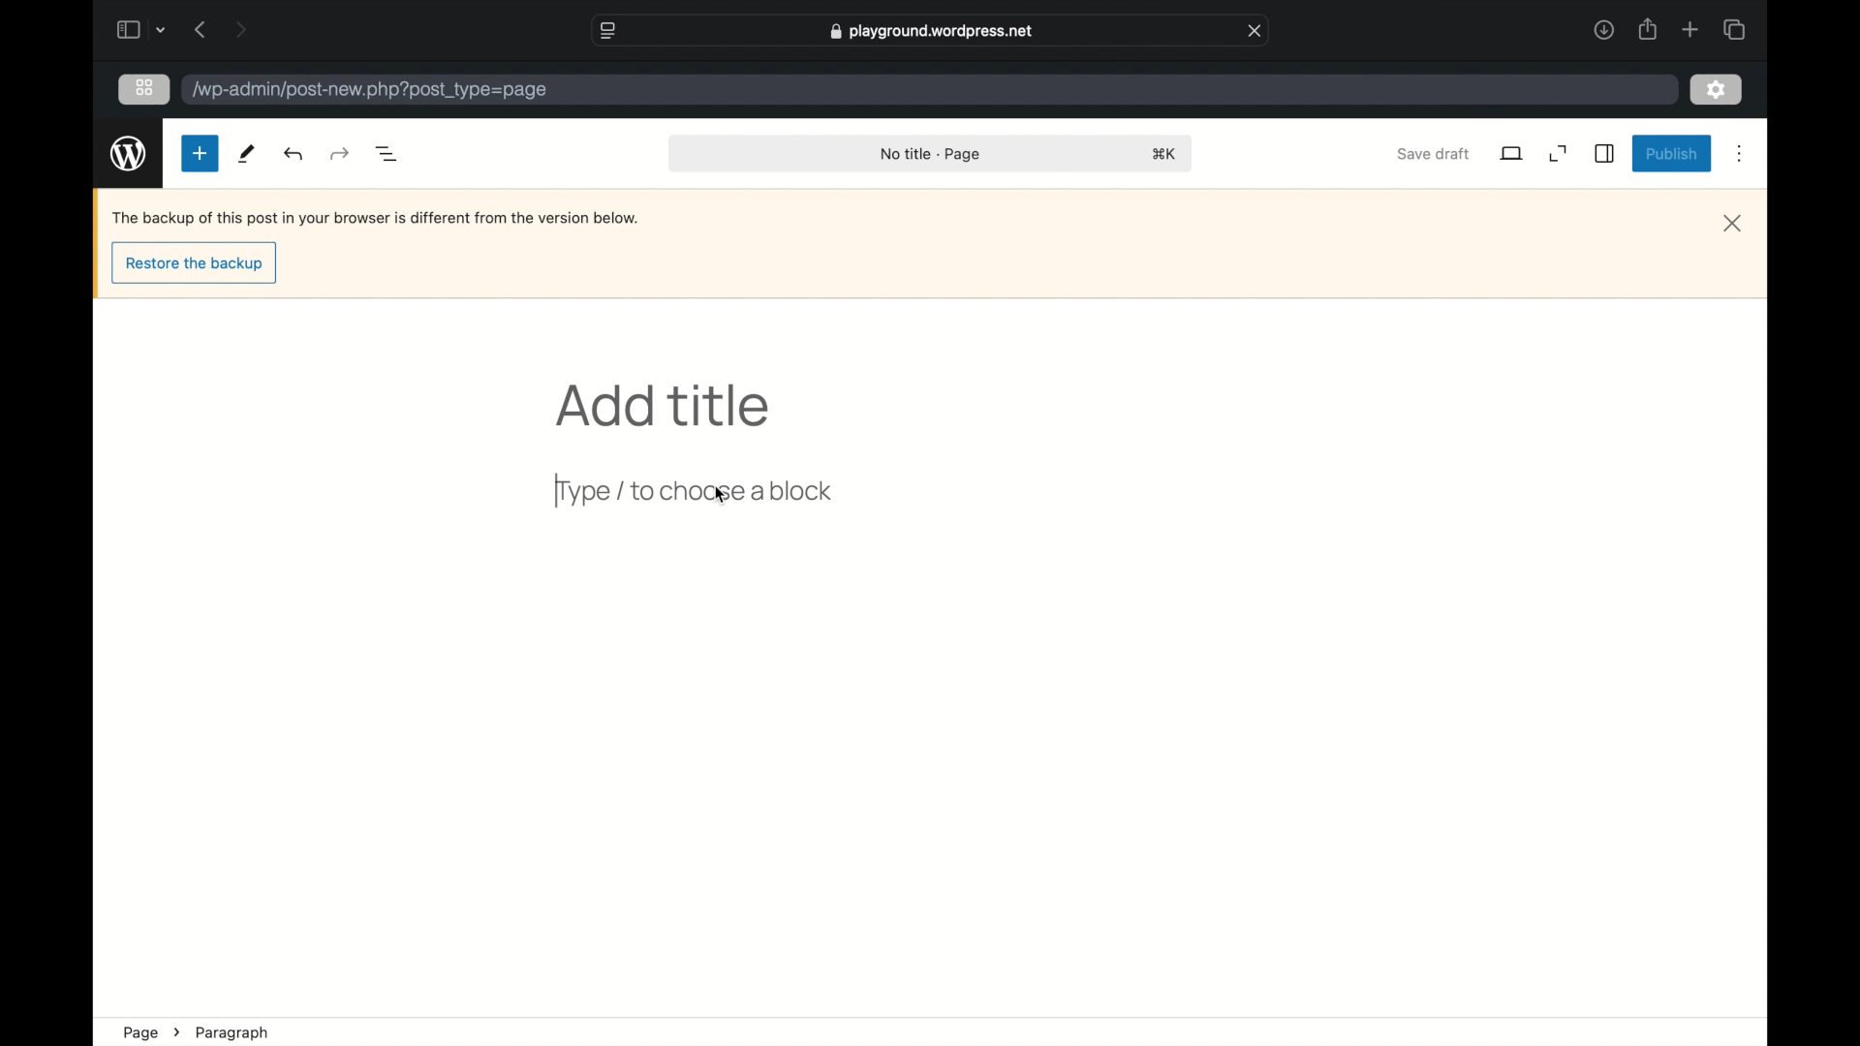  Describe the element at coordinates (1649, 29) in the screenshot. I see `share` at that location.